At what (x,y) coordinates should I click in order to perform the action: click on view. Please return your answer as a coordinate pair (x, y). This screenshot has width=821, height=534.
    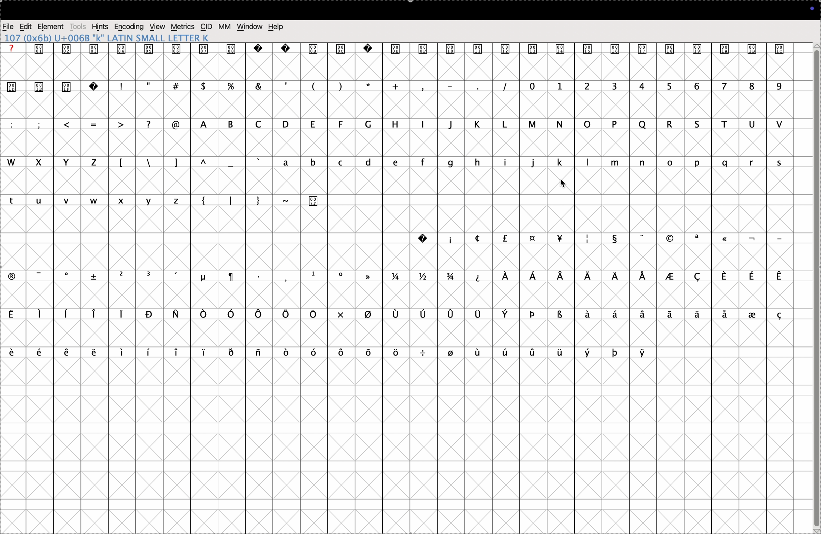
    Looking at the image, I should click on (158, 27).